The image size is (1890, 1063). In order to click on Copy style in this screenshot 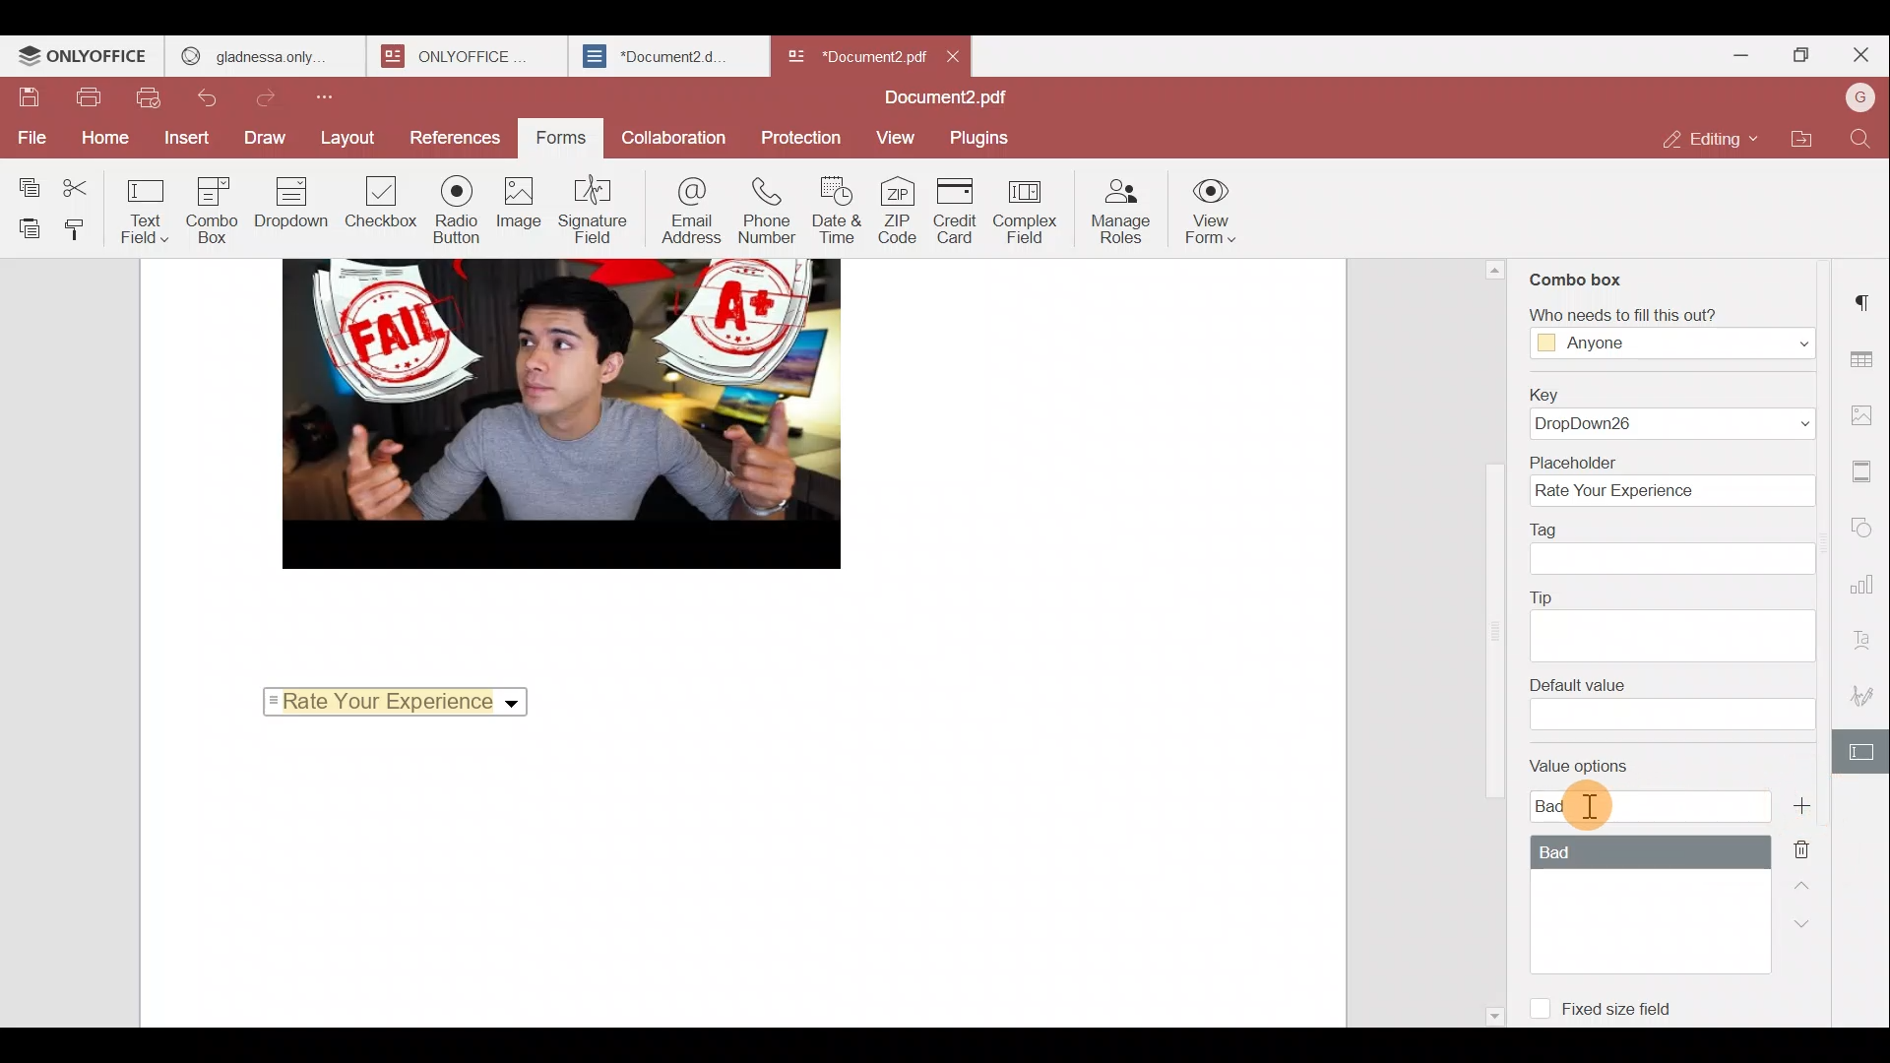, I will do `click(85, 229)`.